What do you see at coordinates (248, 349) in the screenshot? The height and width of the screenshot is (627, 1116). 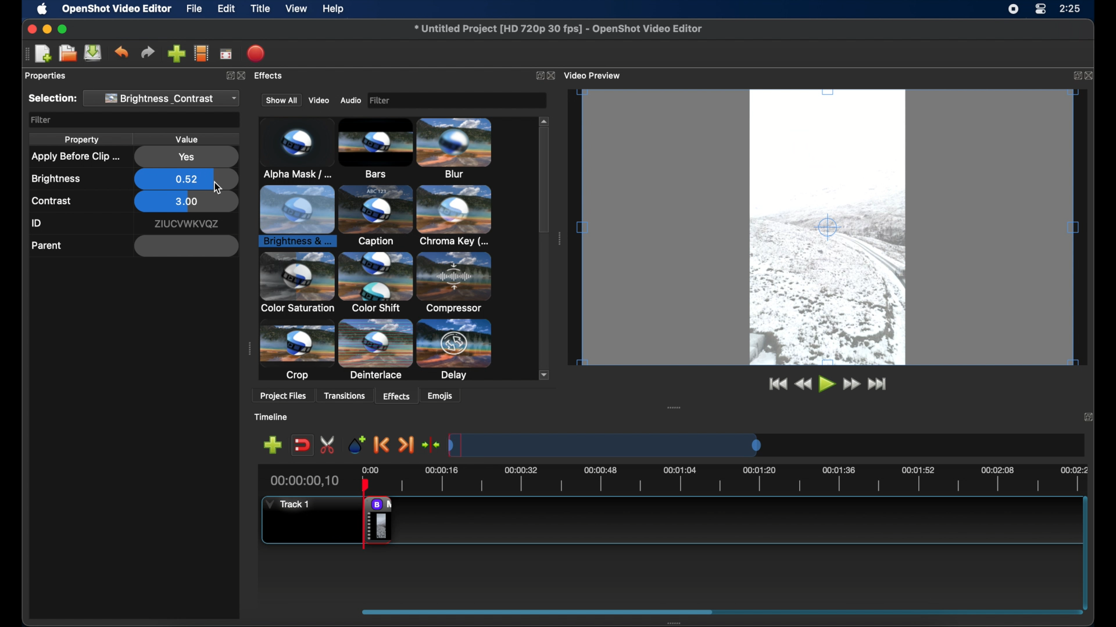 I see `drag handle` at bounding box center [248, 349].